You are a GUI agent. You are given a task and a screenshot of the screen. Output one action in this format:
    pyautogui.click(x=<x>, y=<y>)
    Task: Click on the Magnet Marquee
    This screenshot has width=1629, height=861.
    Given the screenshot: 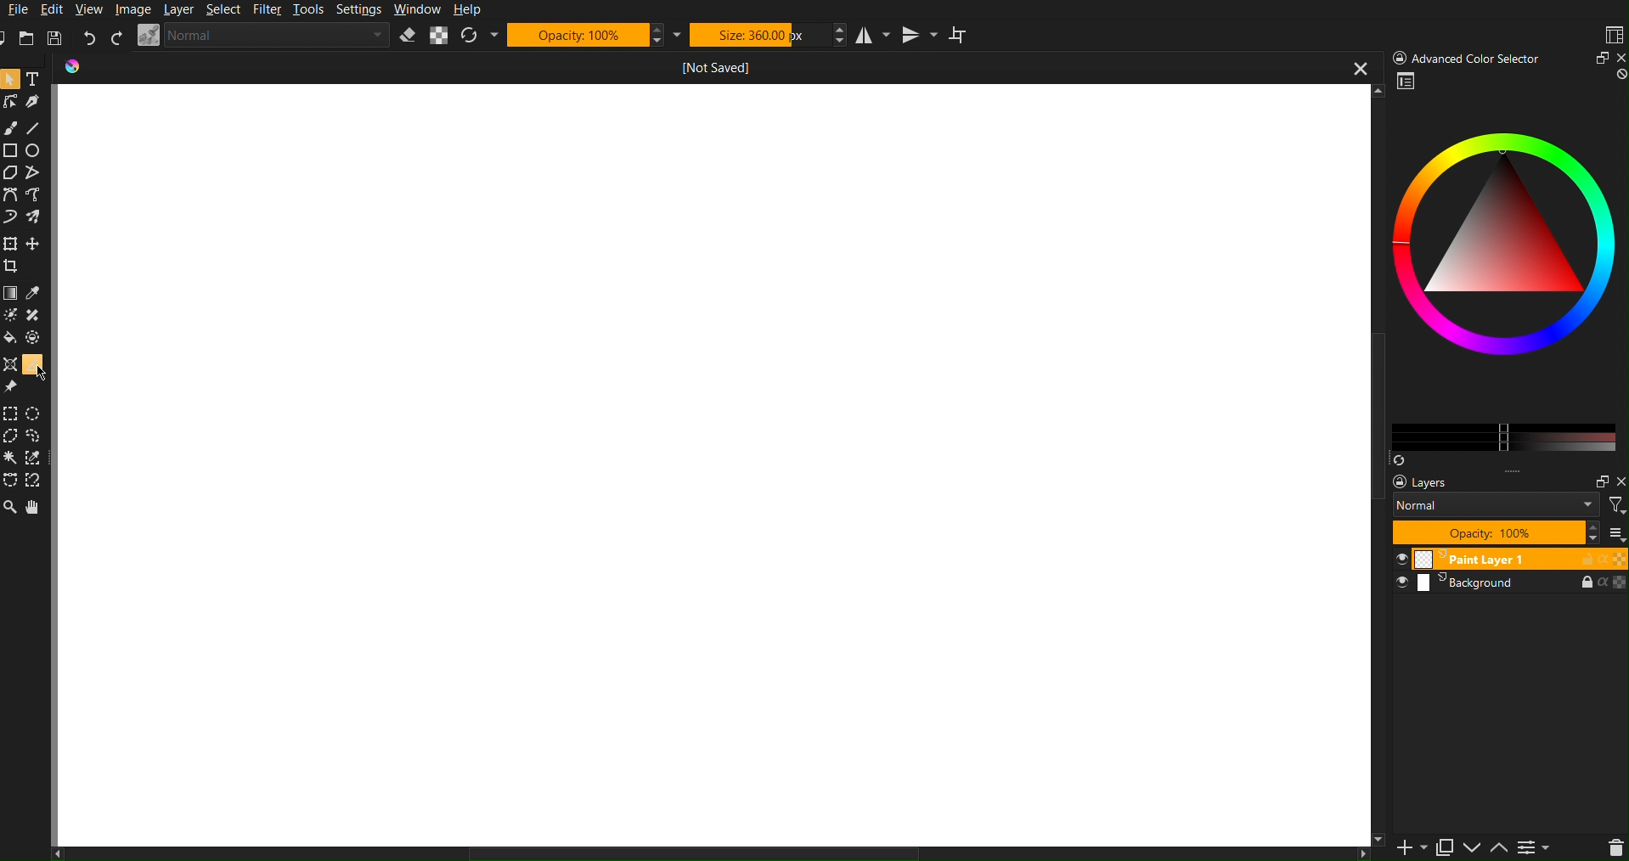 What is the action you would take?
    pyautogui.click(x=35, y=482)
    